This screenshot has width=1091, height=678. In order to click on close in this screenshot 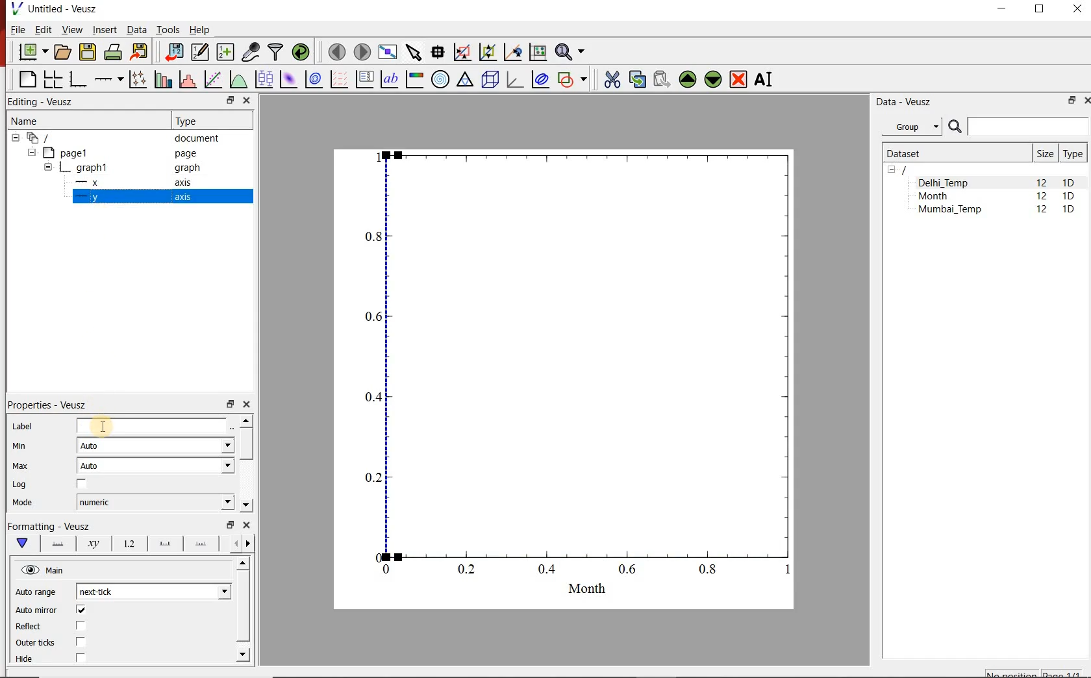, I will do `click(245, 405)`.